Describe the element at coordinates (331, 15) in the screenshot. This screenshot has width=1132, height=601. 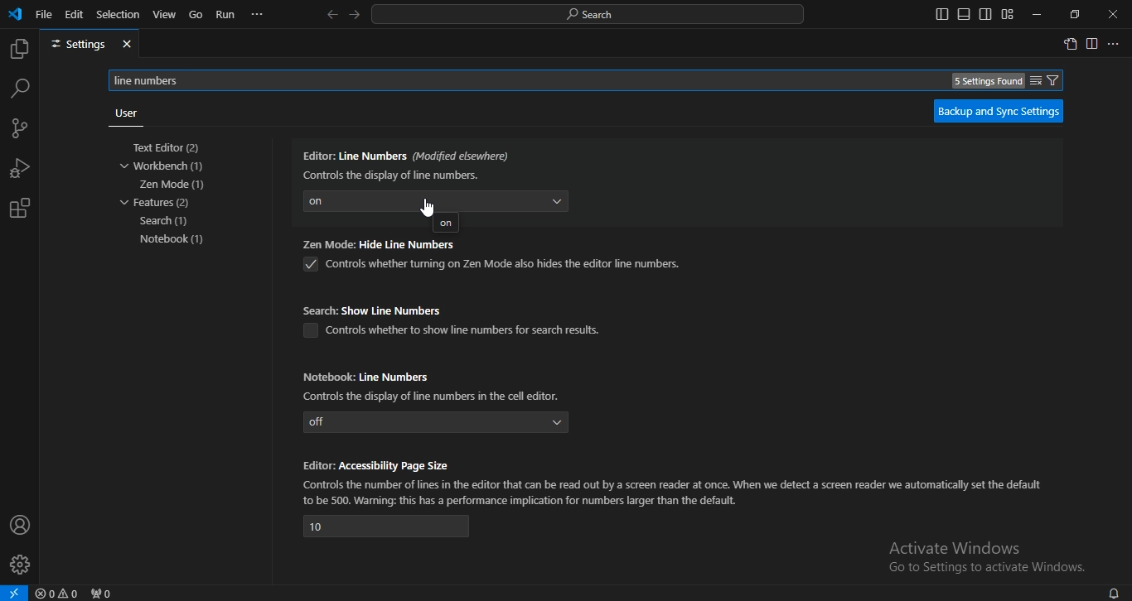
I see `go back` at that location.